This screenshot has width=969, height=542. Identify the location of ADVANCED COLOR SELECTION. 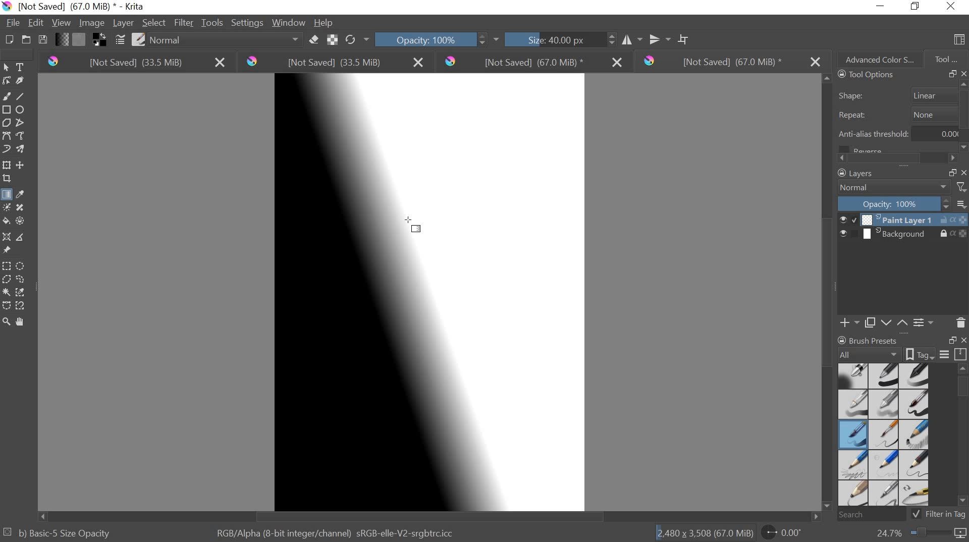
(876, 58).